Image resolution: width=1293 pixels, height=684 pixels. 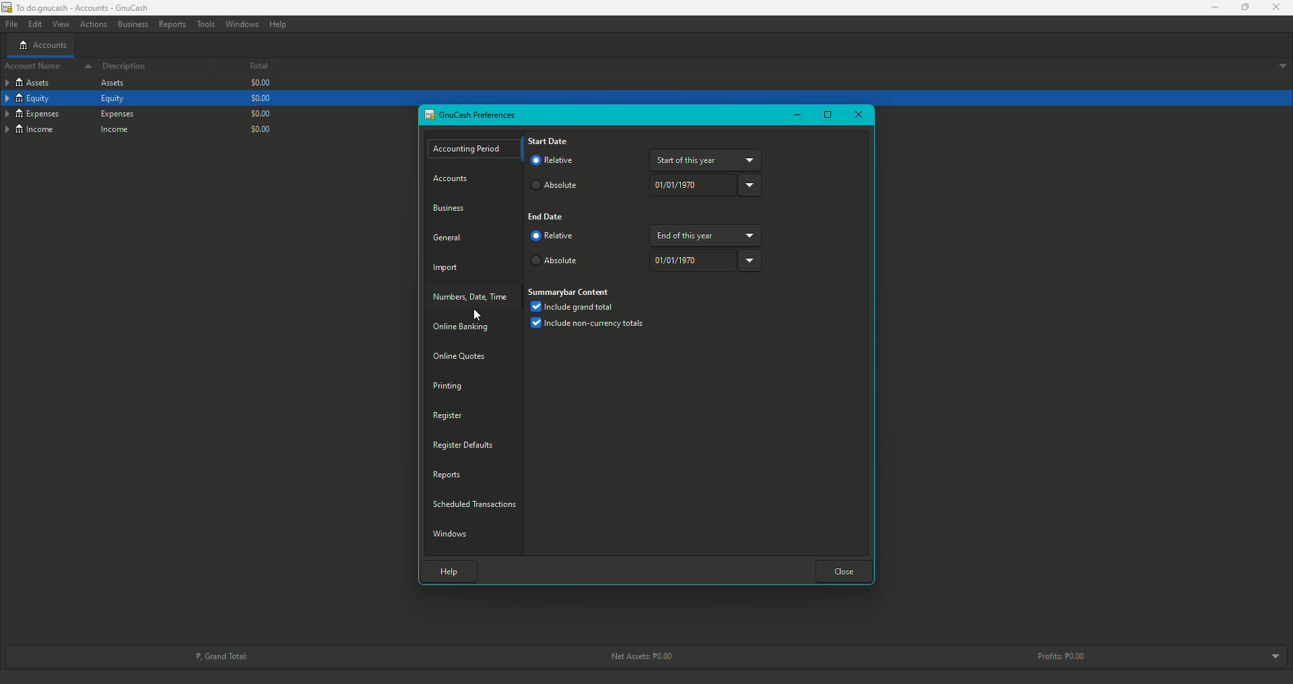 I want to click on $0, so click(x=259, y=83).